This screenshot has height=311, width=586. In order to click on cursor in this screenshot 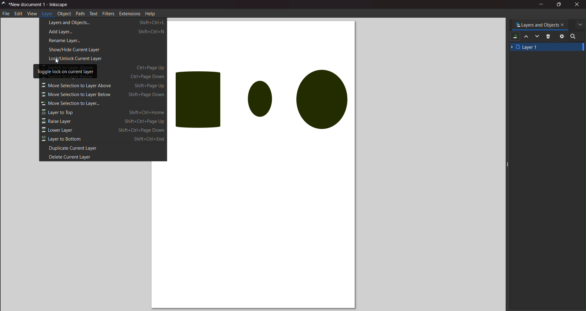, I will do `click(57, 61)`.